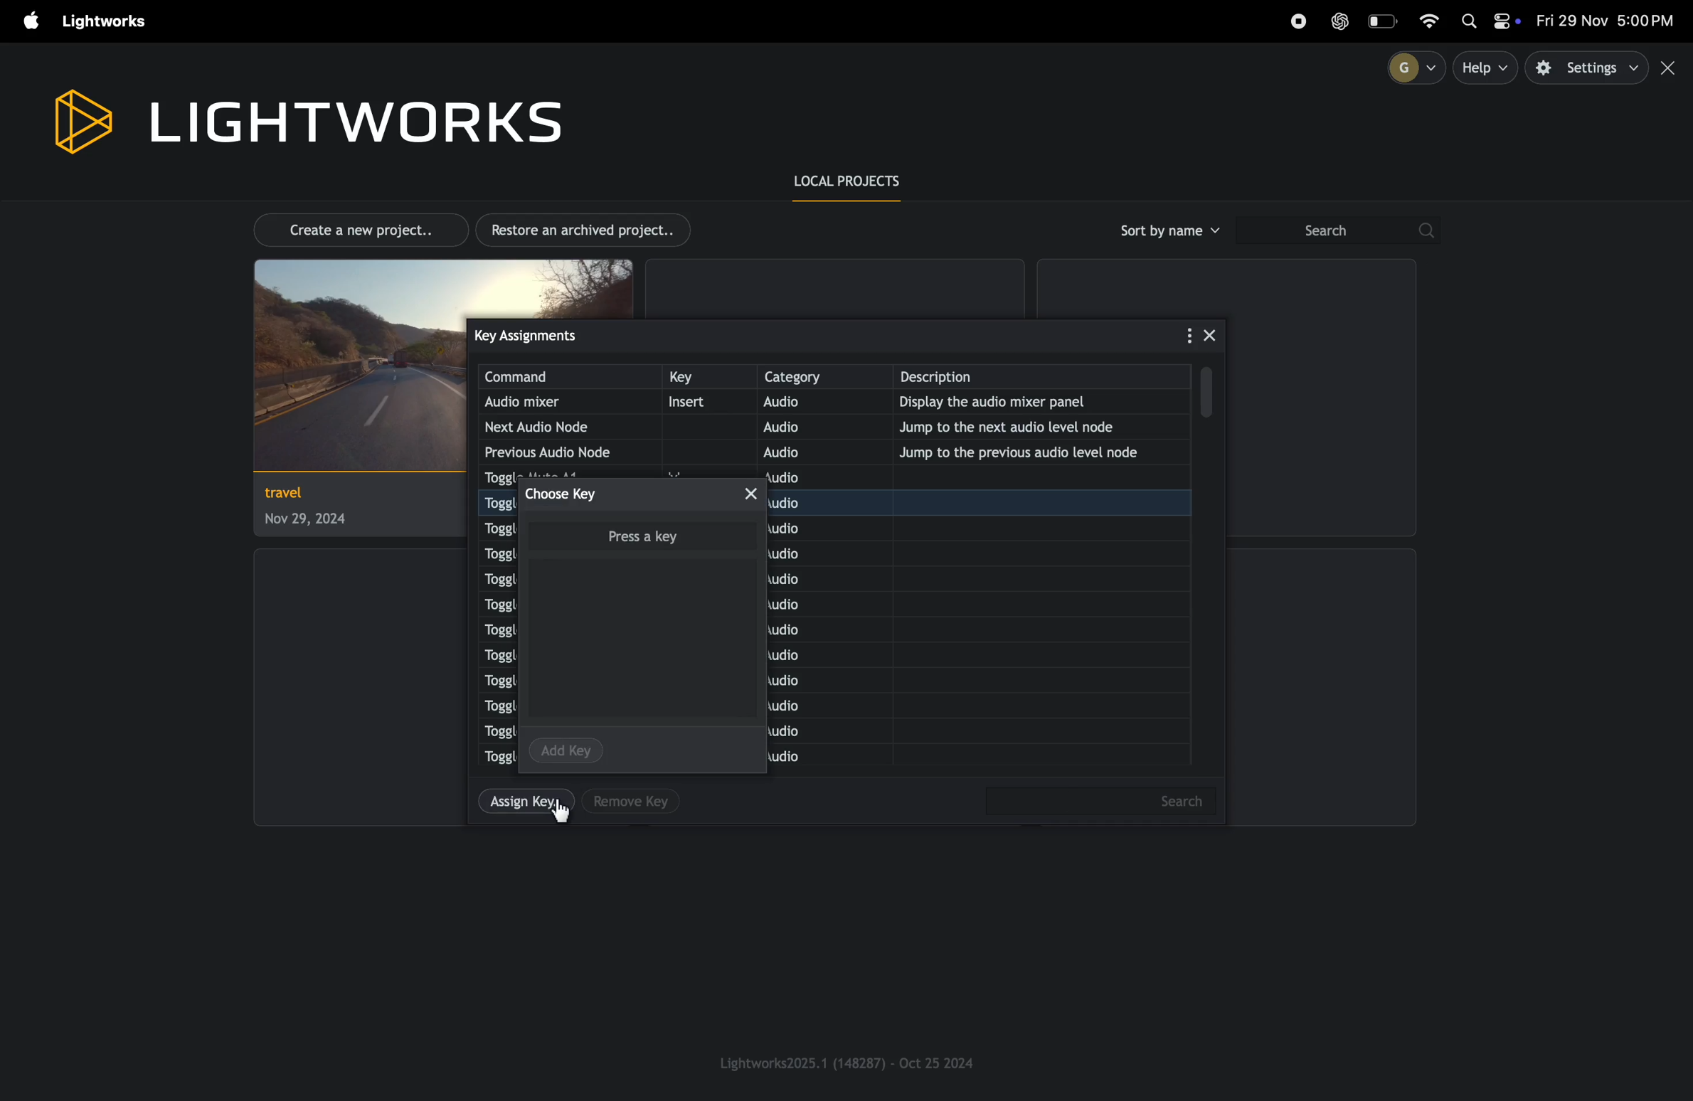  What do you see at coordinates (1588, 68) in the screenshot?
I see `settings` at bounding box center [1588, 68].